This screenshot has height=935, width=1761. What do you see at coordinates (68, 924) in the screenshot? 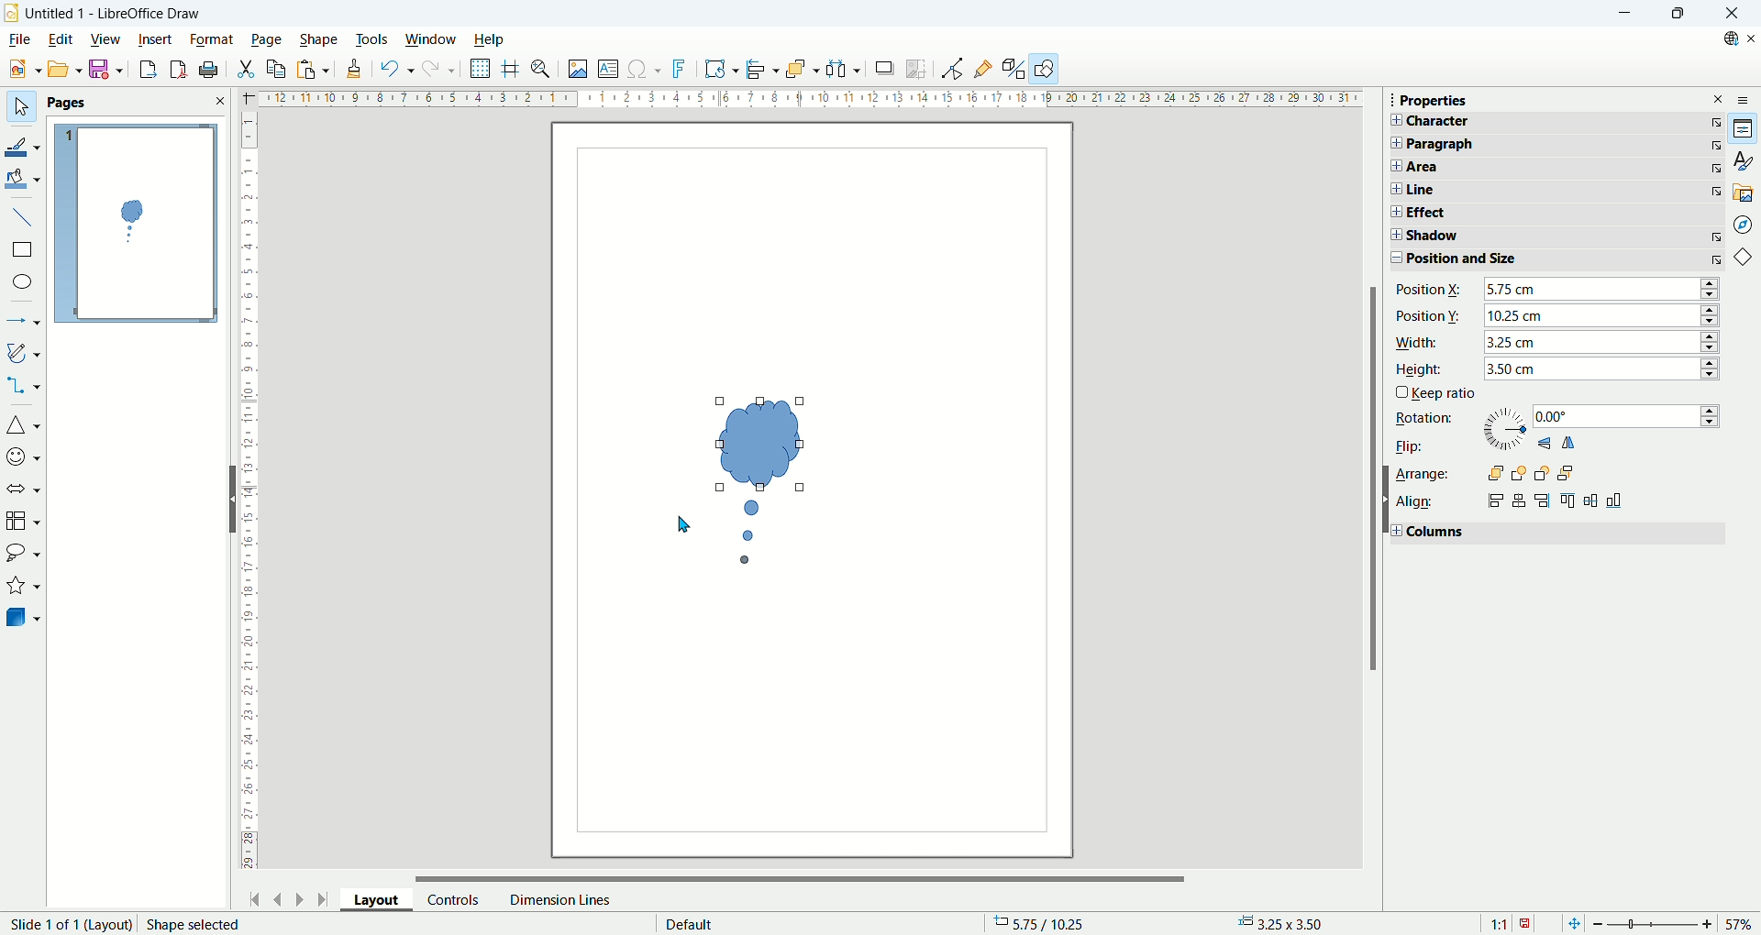
I see `slide number` at bounding box center [68, 924].